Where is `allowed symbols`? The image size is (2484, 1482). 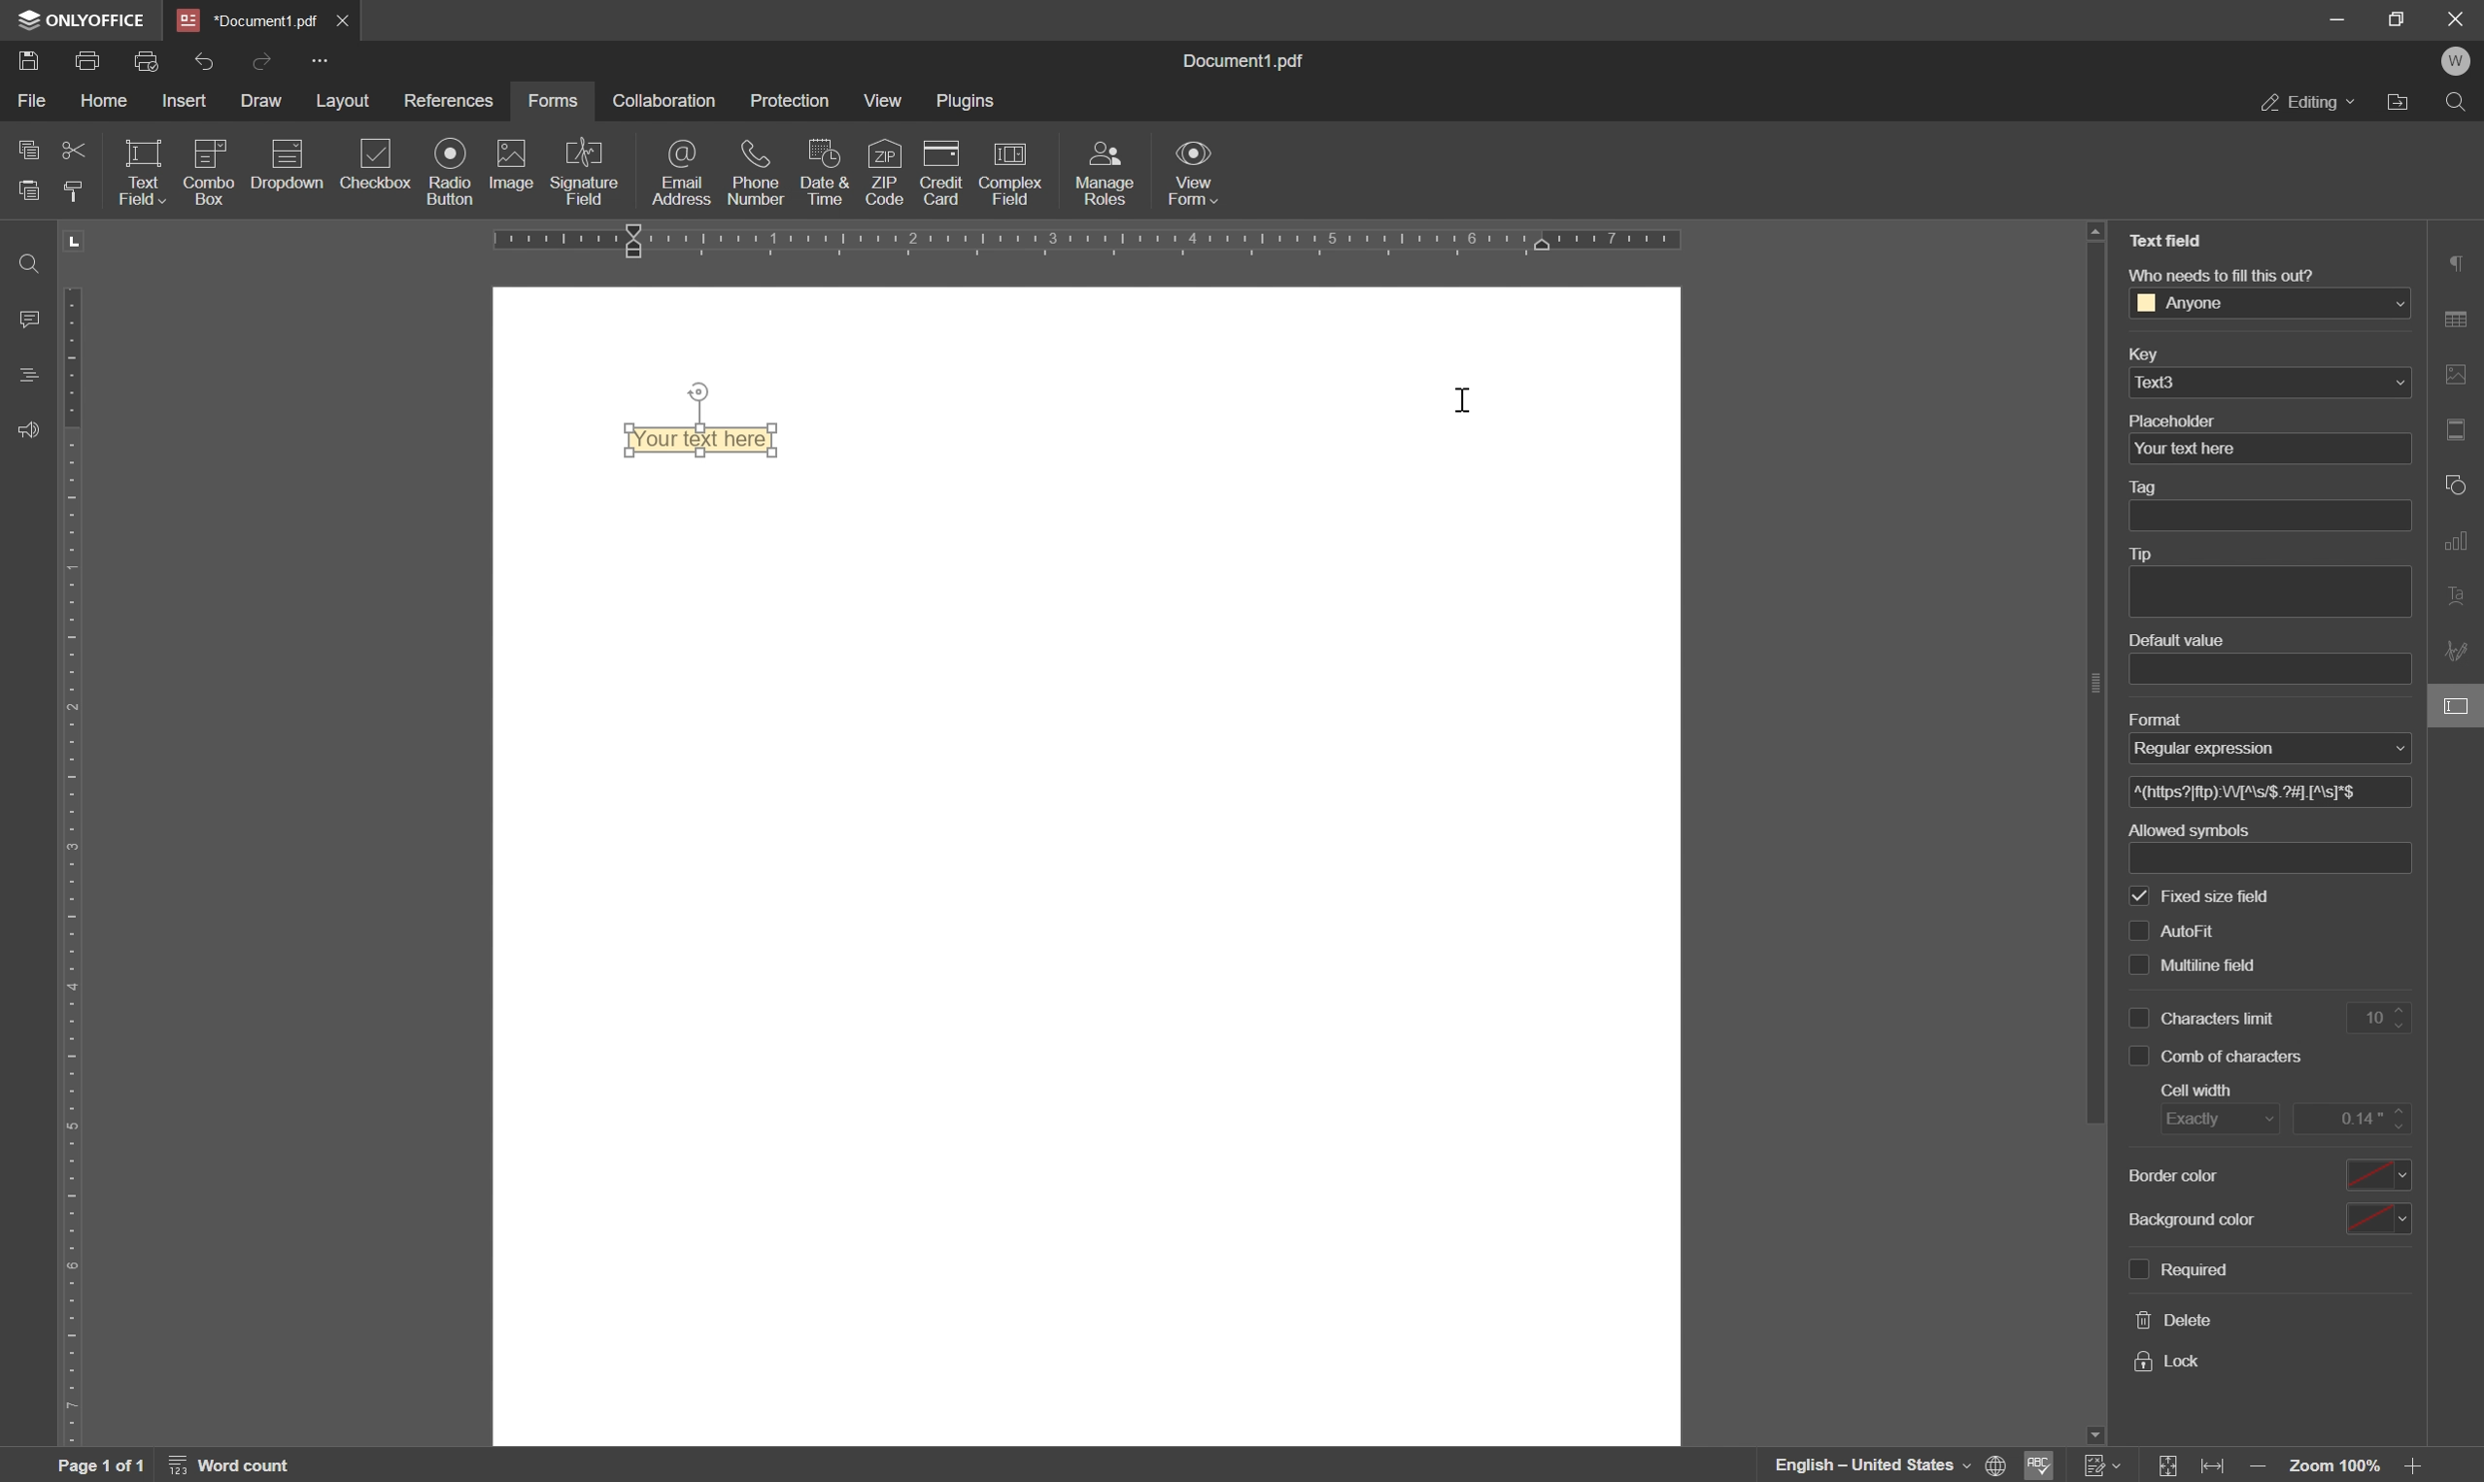 allowed symbols is located at coordinates (2186, 828).